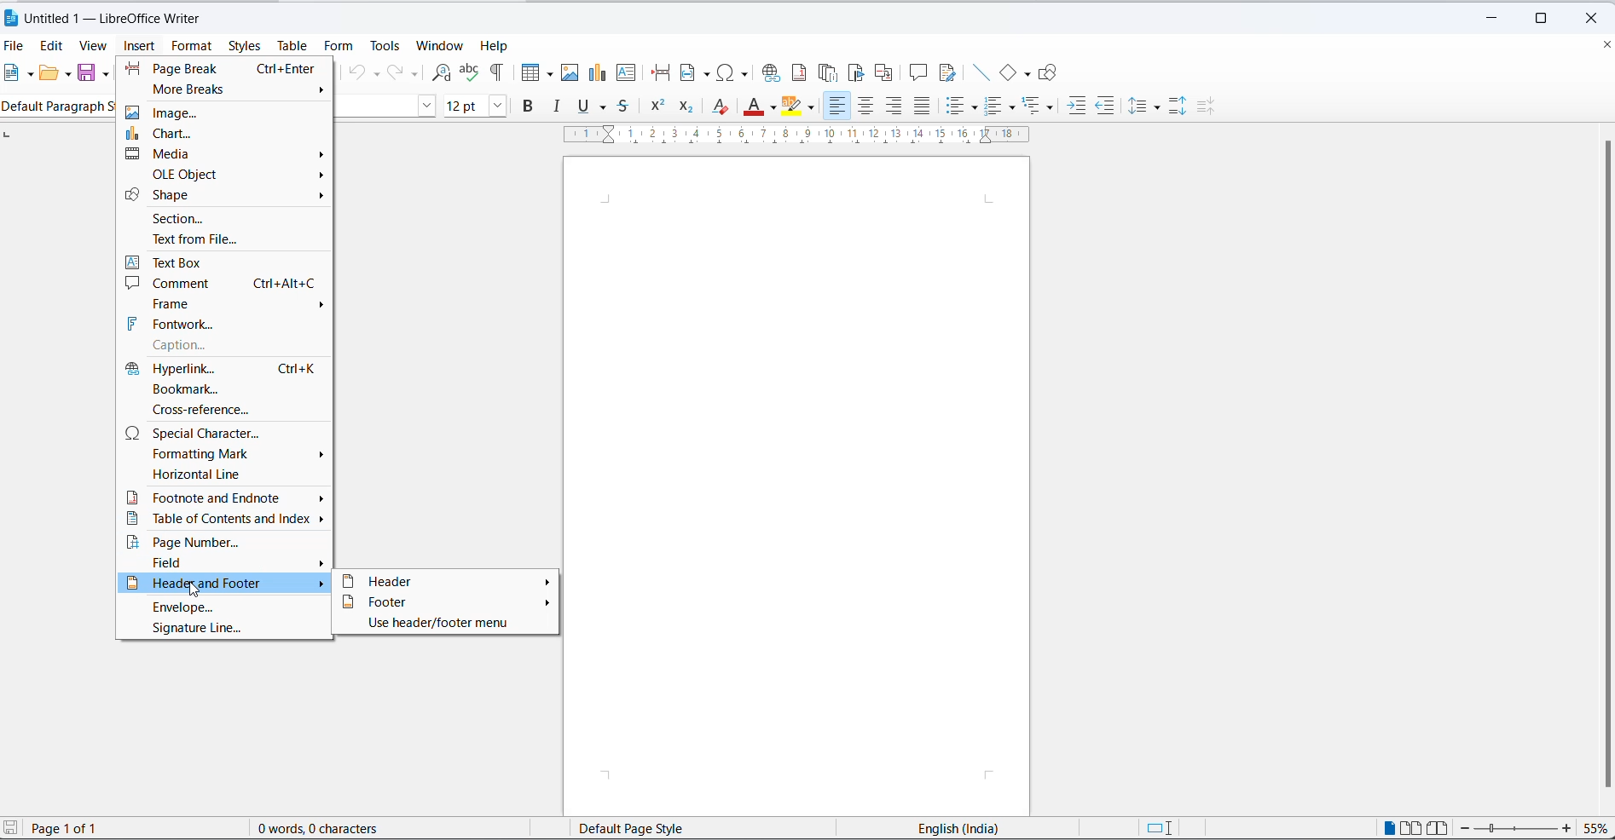 Image resolution: width=1615 pixels, height=840 pixels. What do you see at coordinates (1438, 829) in the screenshot?
I see `book view` at bounding box center [1438, 829].